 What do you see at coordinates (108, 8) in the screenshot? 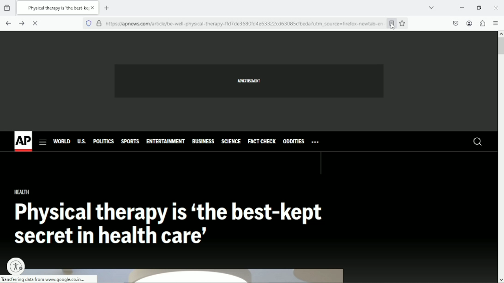
I see `new tab` at bounding box center [108, 8].